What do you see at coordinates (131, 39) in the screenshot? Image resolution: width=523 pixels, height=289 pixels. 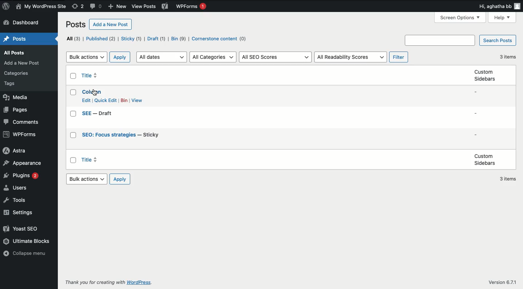 I see `Sticky` at bounding box center [131, 39].